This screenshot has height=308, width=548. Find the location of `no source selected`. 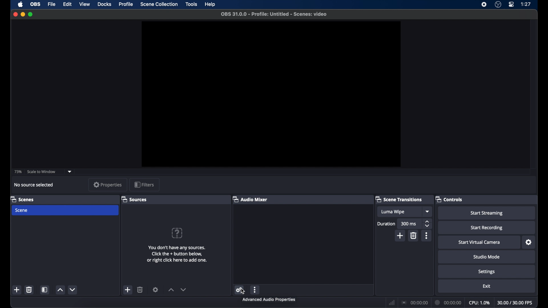

no source selected is located at coordinates (35, 185).